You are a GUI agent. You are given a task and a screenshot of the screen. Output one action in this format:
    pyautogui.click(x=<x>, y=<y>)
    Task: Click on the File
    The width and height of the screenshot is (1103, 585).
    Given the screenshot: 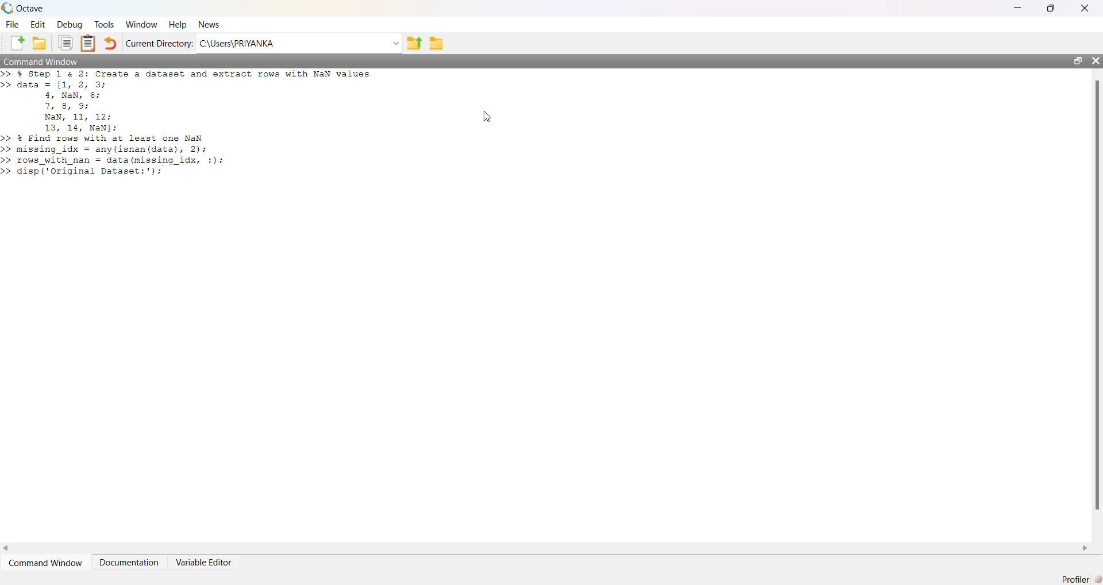 What is the action you would take?
    pyautogui.click(x=12, y=25)
    